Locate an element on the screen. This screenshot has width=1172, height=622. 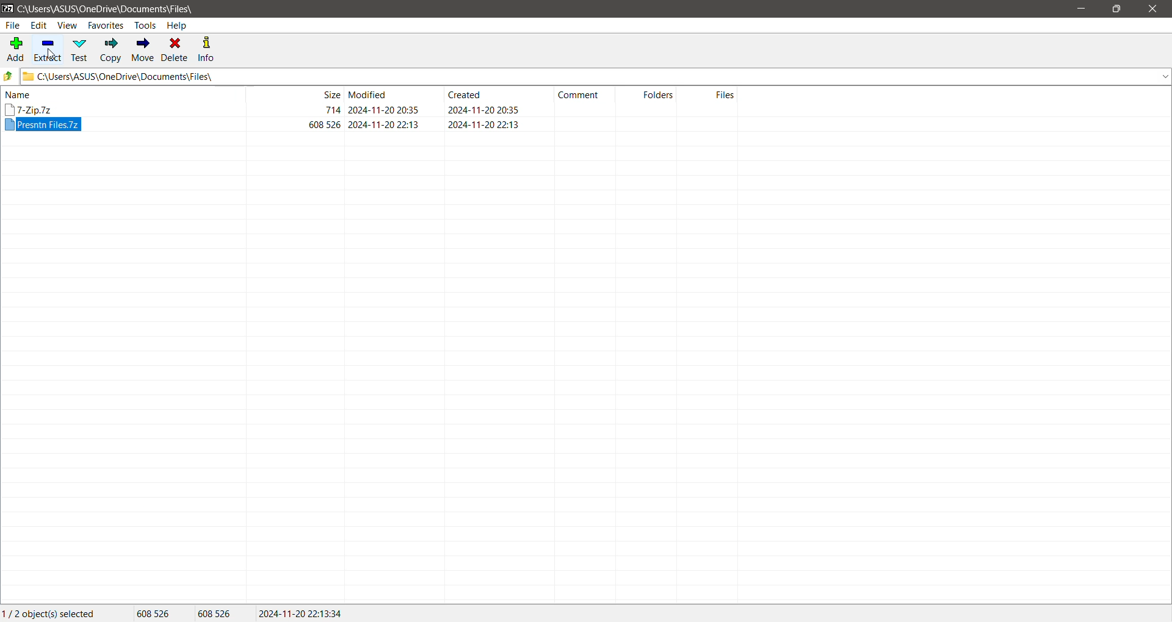
Current Folder Path is located at coordinates (596, 76).